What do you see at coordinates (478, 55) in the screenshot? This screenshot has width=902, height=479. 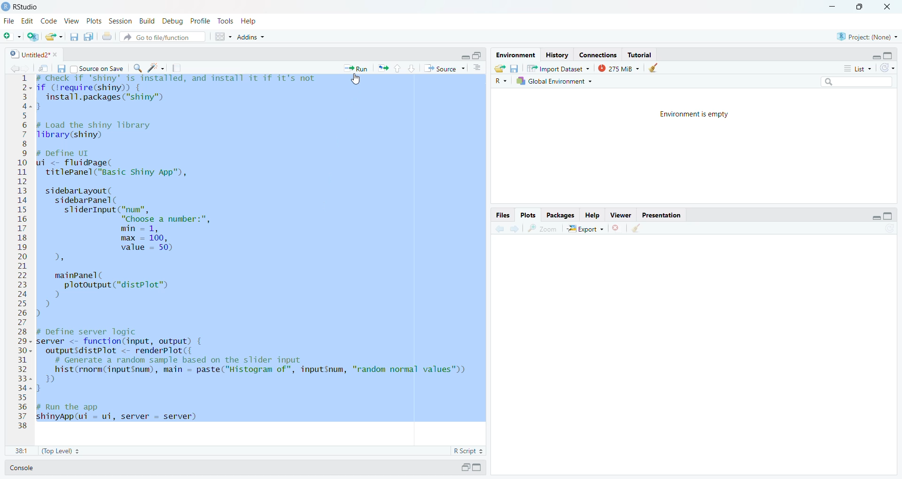 I see `resize` at bounding box center [478, 55].